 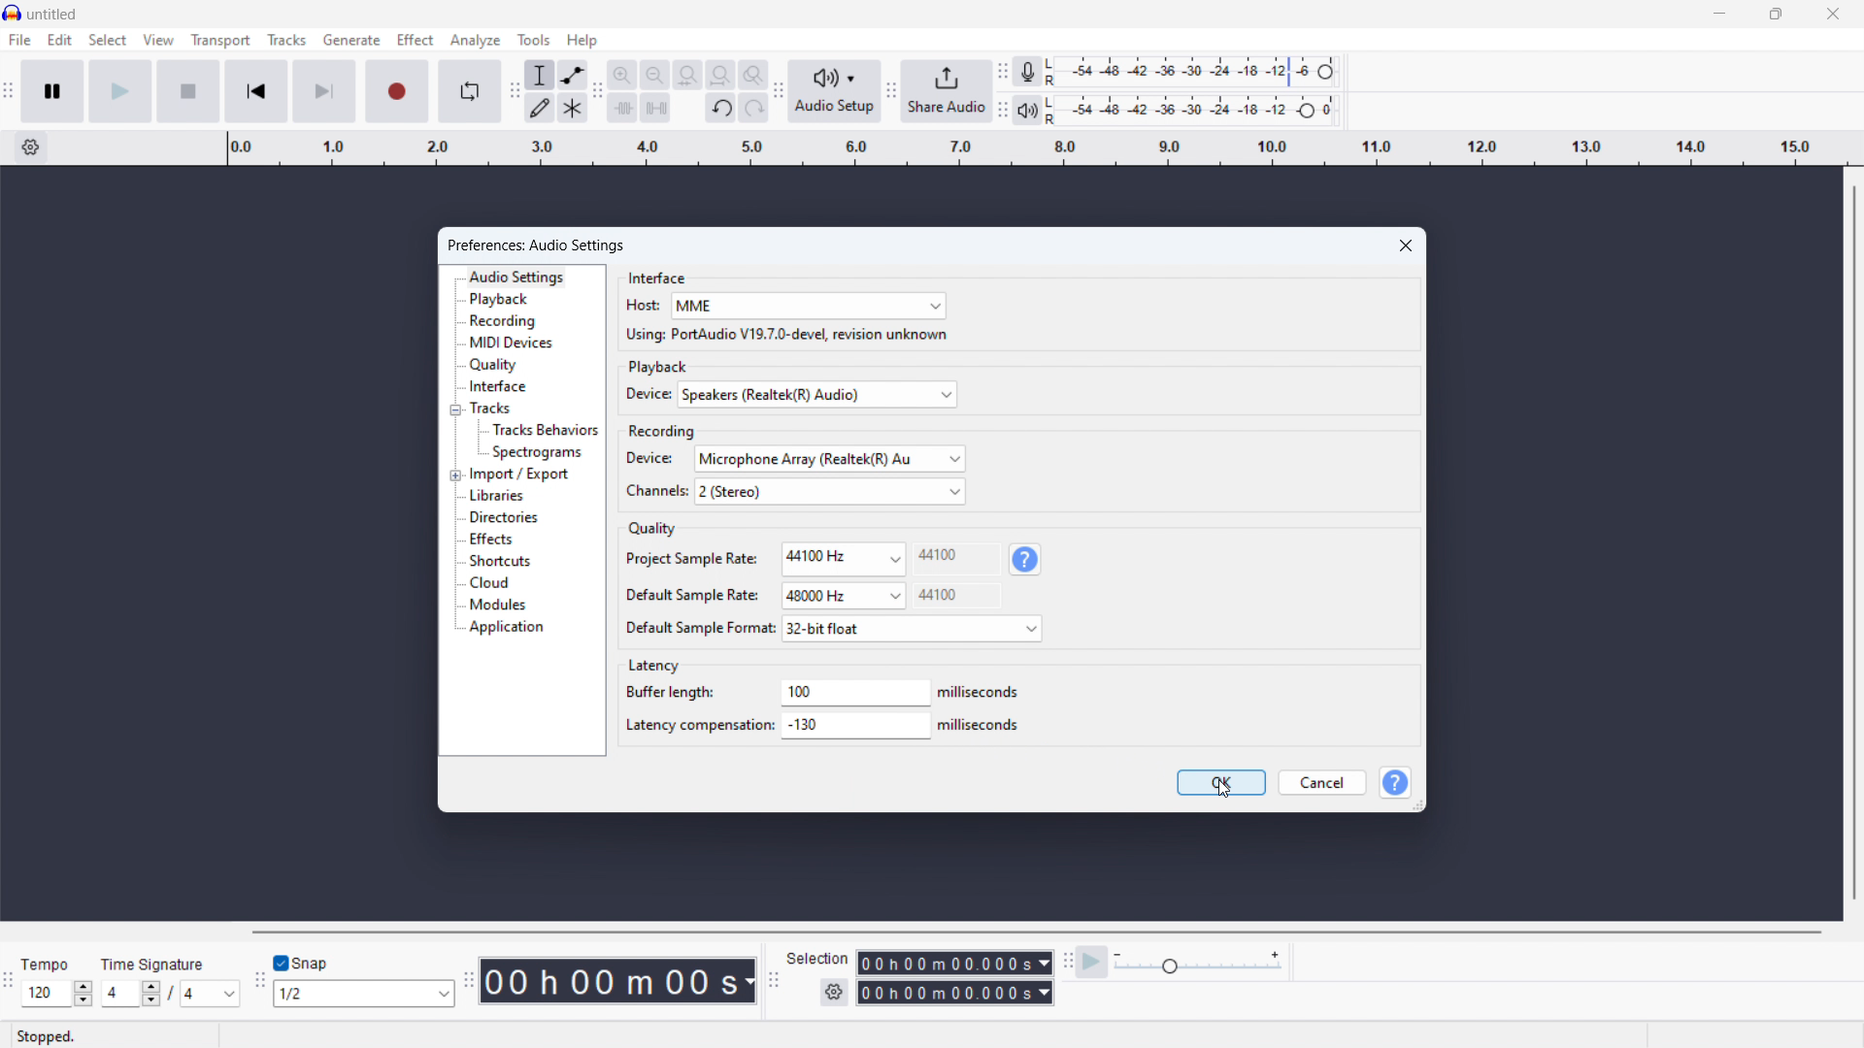 What do you see at coordinates (690, 558) in the screenshot?
I see `Project sample rate ` at bounding box center [690, 558].